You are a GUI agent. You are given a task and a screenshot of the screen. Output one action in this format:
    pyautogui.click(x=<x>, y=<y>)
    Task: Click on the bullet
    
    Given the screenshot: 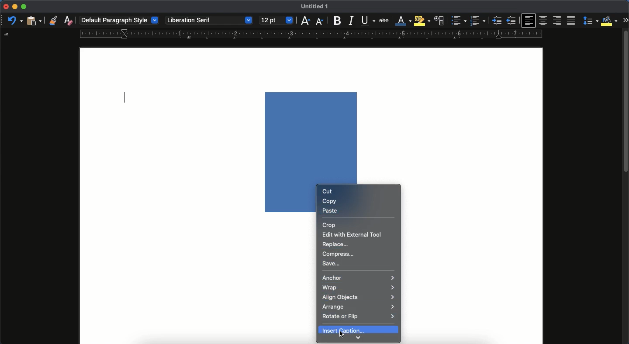 What is the action you would take?
    pyautogui.click(x=458, y=21)
    